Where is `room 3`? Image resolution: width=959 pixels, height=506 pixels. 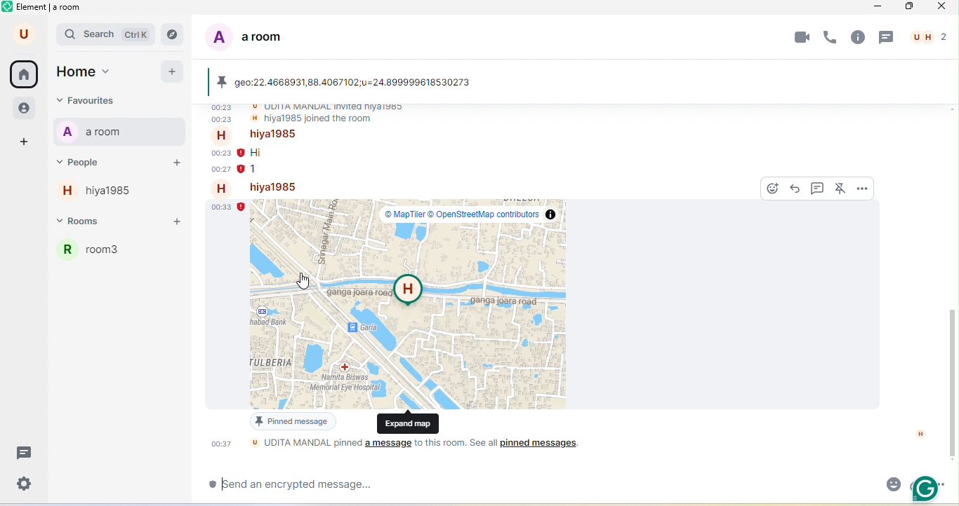 room 3 is located at coordinates (123, 256).